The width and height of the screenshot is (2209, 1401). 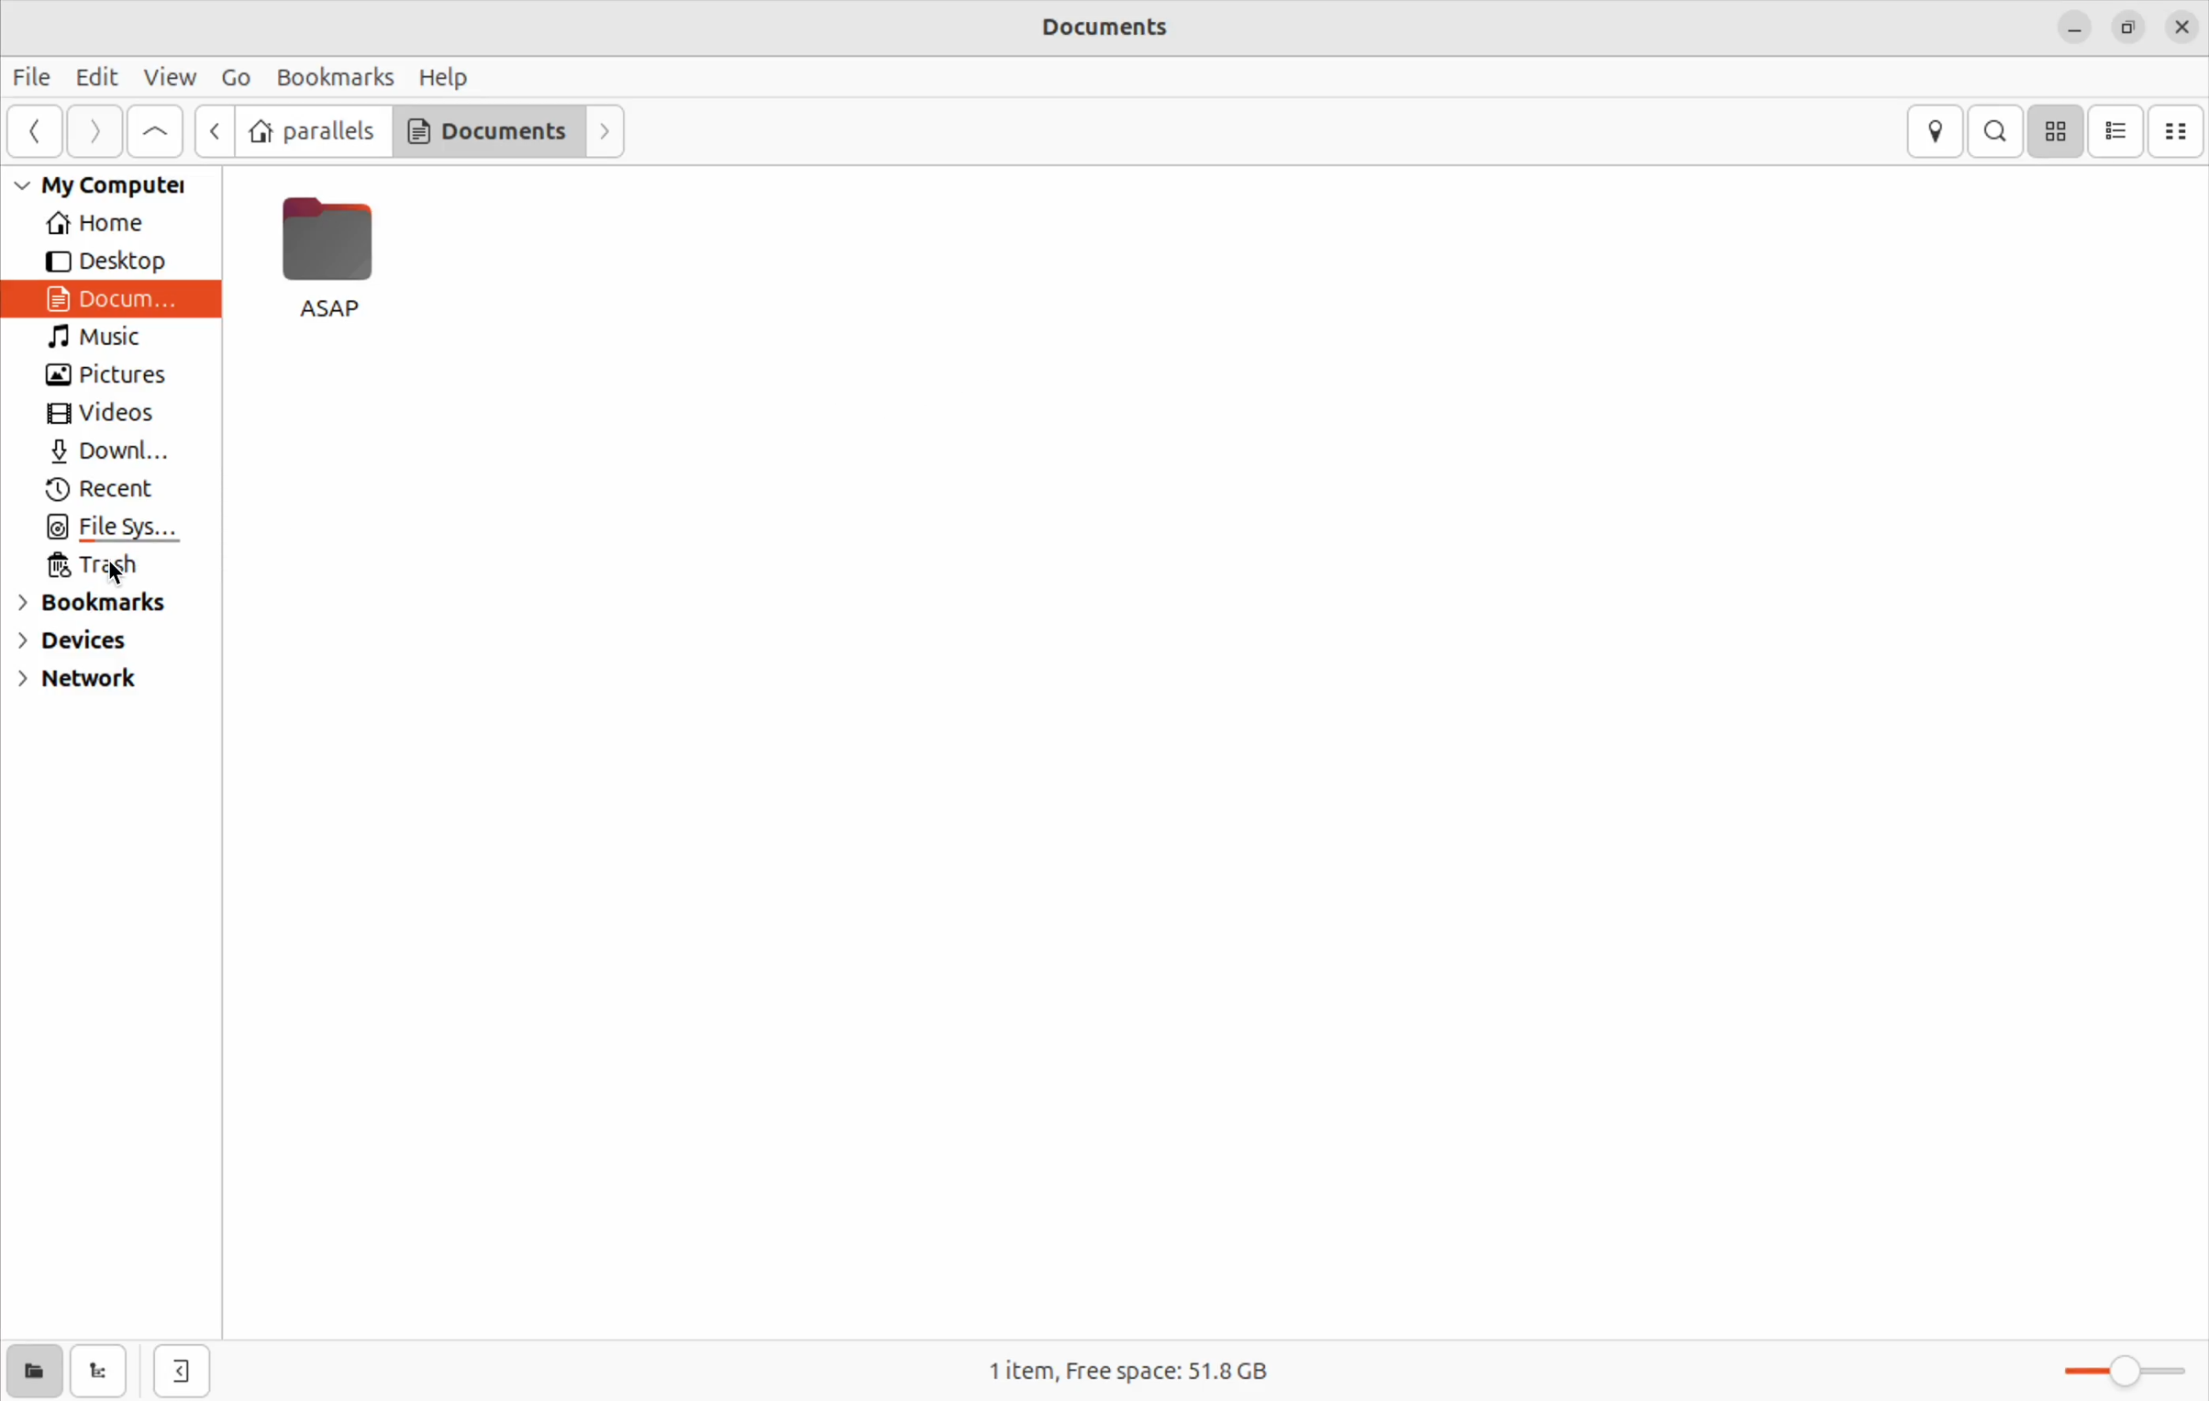 I want to click on Go first file, so click(x=151, y=130).